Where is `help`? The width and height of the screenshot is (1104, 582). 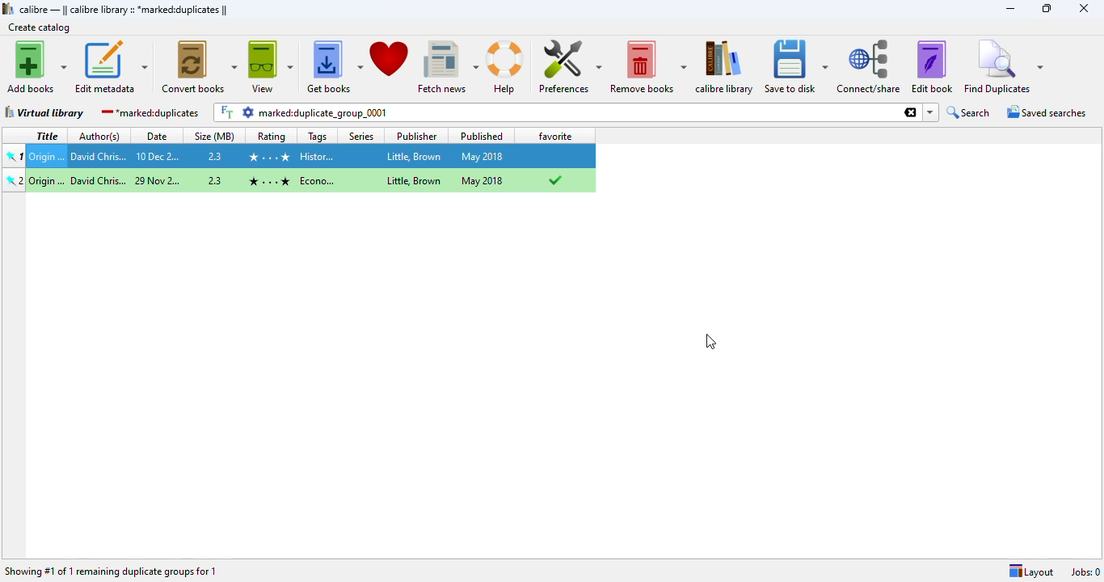
help is located at coordinates (504, 67).